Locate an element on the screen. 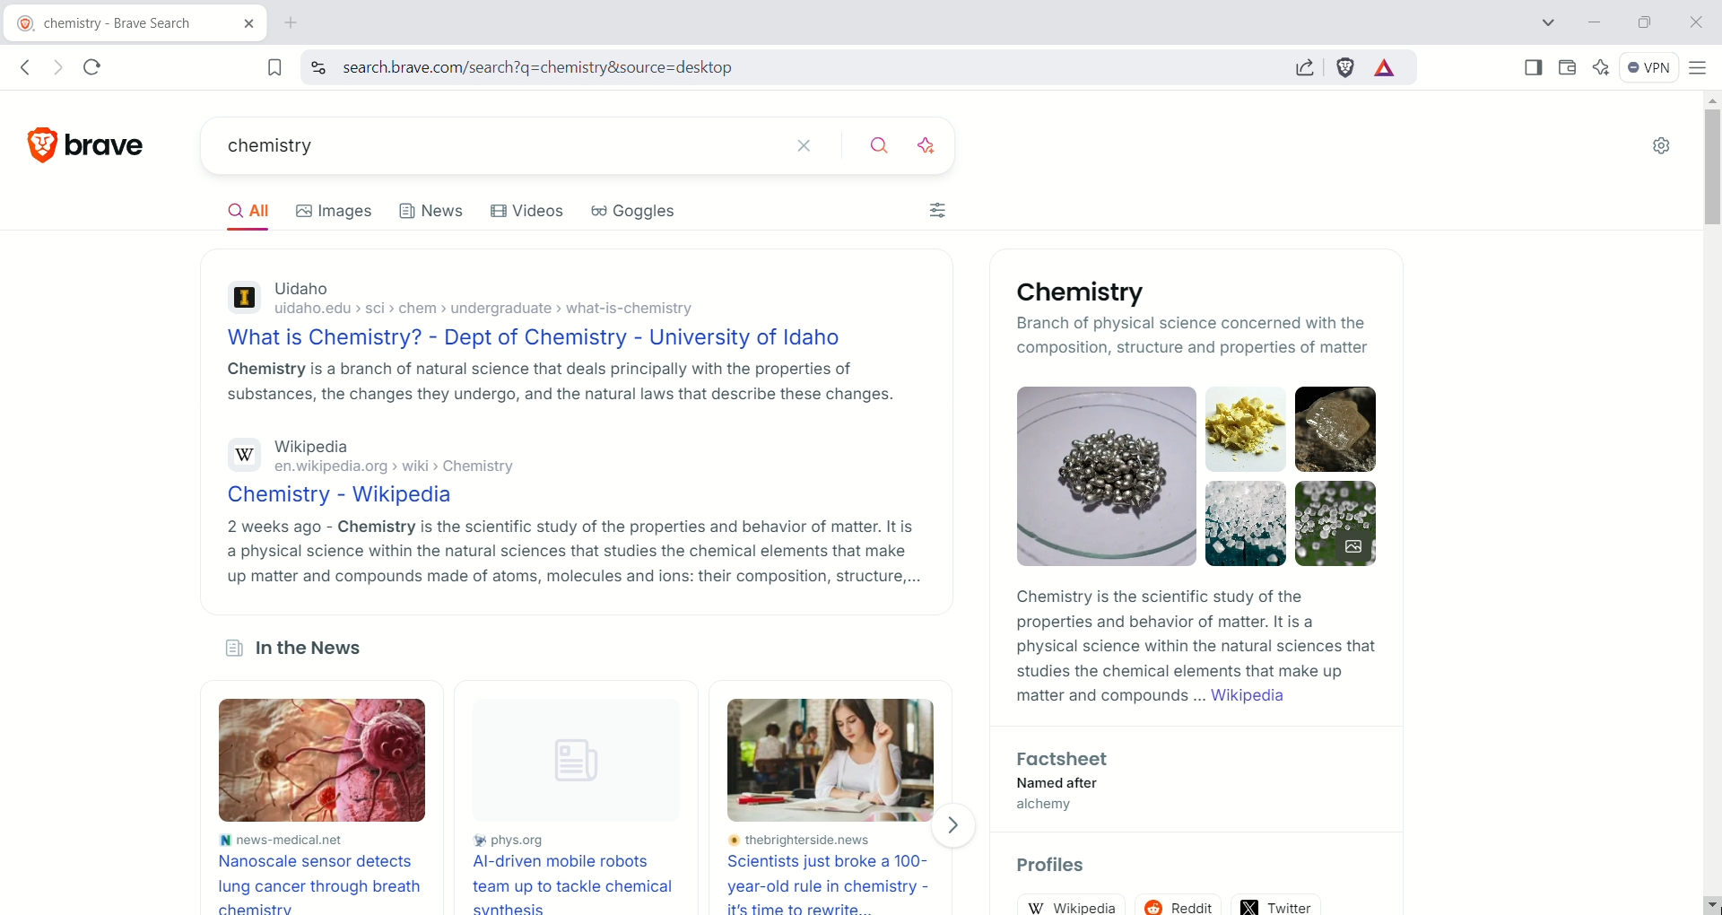 This screenshot has height=915, width=1722. brave shield is located at coordinates (1346, 67).